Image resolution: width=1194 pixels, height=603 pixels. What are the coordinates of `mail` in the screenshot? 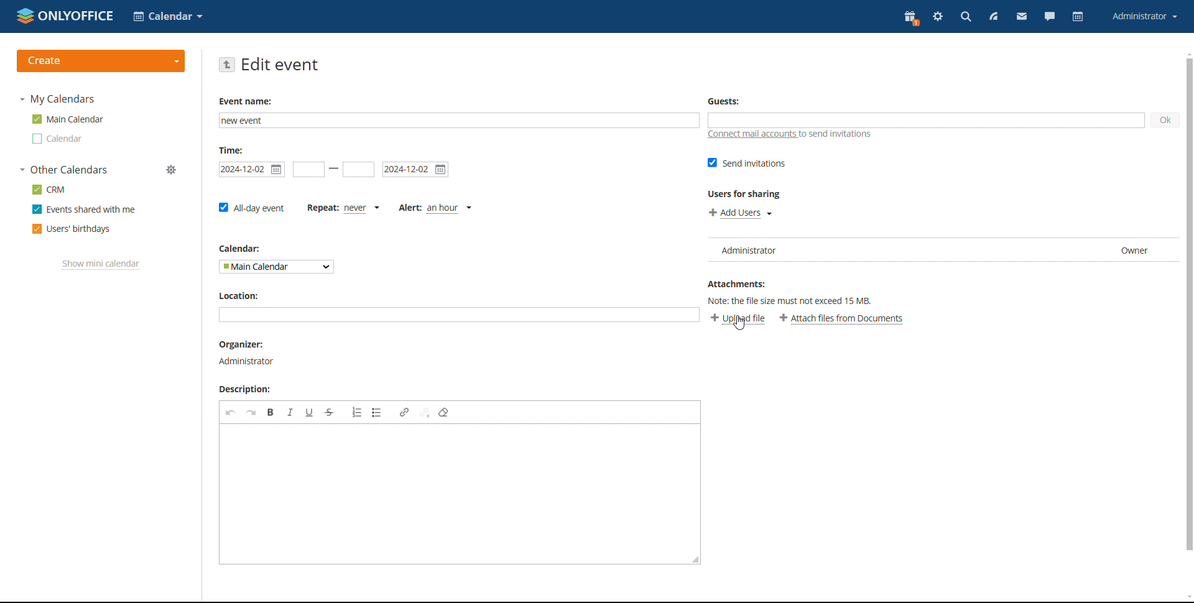 It's located at (1022, 17).